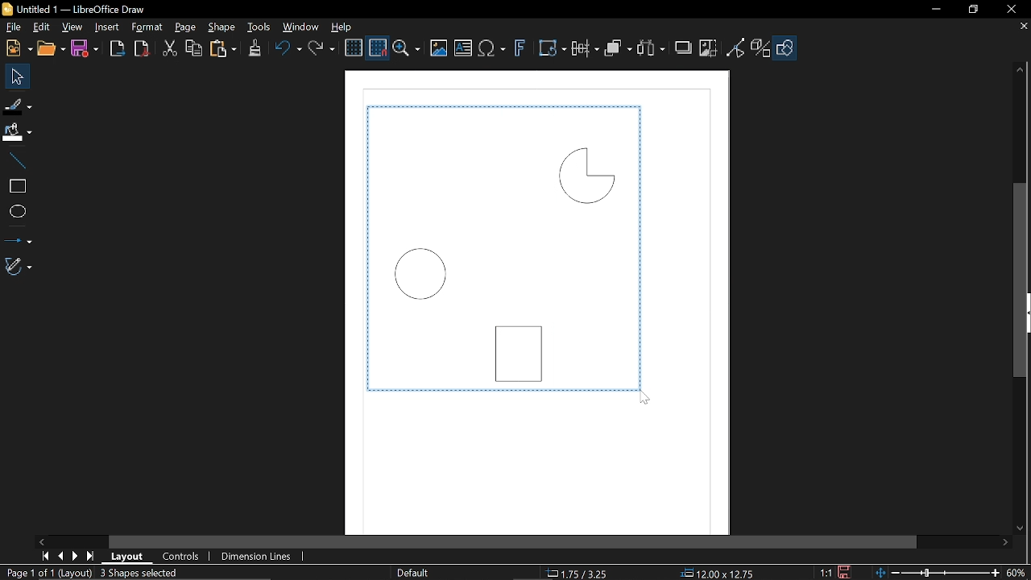 The height and width of the screenshot is (580, 1031). Describe the element at coordinates (17, 131) in the screenshot. I see `Fill color` at that location.